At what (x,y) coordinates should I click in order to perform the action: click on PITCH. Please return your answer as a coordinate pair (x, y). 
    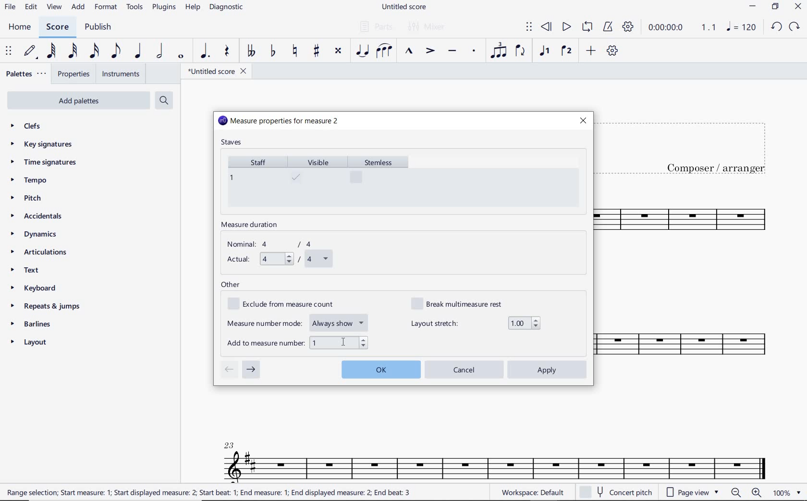
    Looking at the image, I should click on (35, 198).